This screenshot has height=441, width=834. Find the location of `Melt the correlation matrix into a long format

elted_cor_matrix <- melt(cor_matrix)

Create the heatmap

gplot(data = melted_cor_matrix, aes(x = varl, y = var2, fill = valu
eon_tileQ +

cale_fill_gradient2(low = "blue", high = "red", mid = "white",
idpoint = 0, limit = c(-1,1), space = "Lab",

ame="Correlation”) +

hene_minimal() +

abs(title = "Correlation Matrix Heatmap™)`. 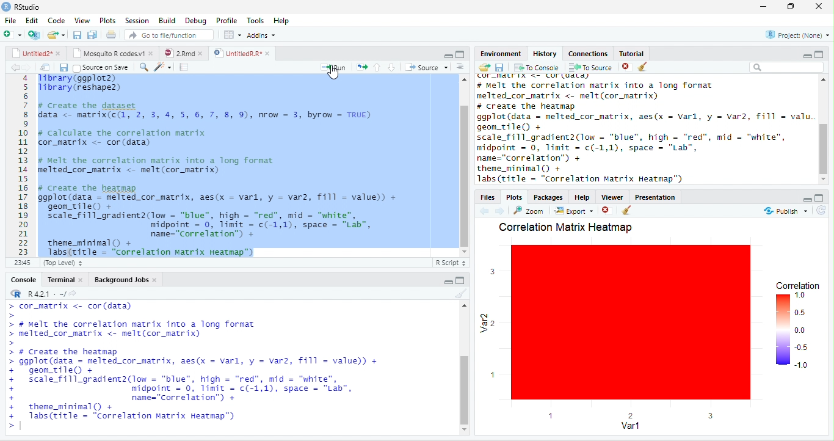

Melt the correlation matrix into a long format

elted_cor_matrix <- melt(cor_matrix)

Create the heatmap

gplot(data = melted_cor_matrix, aes(x = varl, y = var2, fill = valu
eon_tileQ +

cale_fill_gradient2(low = "blue", high = "red", mid = "white",
idpoint = 0, limit = c(-1,1), space = "Lab",

ame="Correlation”) +

hene_minimal() +

abs(title = "Correlation Matrix Heatmap™) is located at coordinates (644, 129).